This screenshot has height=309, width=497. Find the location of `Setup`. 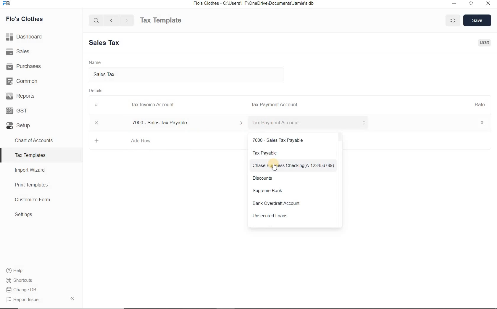

Setup is located at coordinates (41, 124).